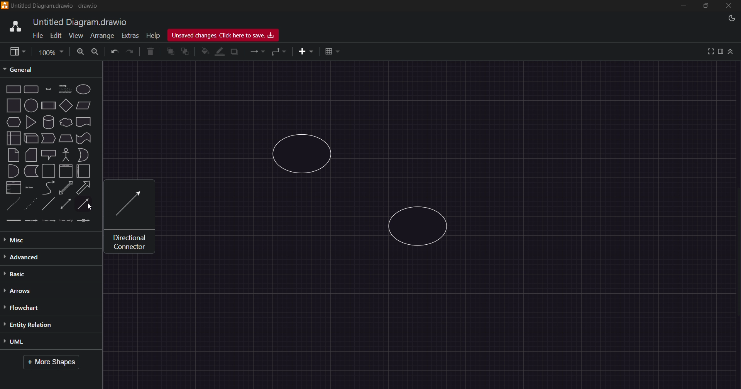  I want to click on logo, so click(14, 25).